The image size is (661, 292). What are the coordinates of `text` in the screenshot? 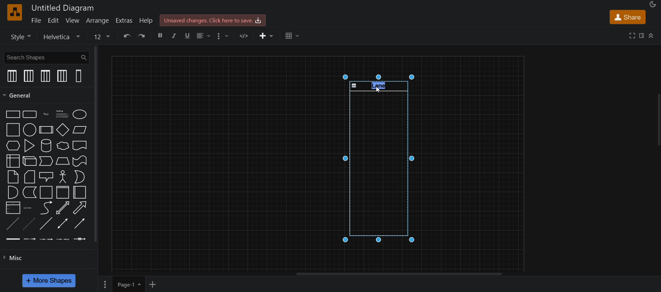 It's located at (380, 85).